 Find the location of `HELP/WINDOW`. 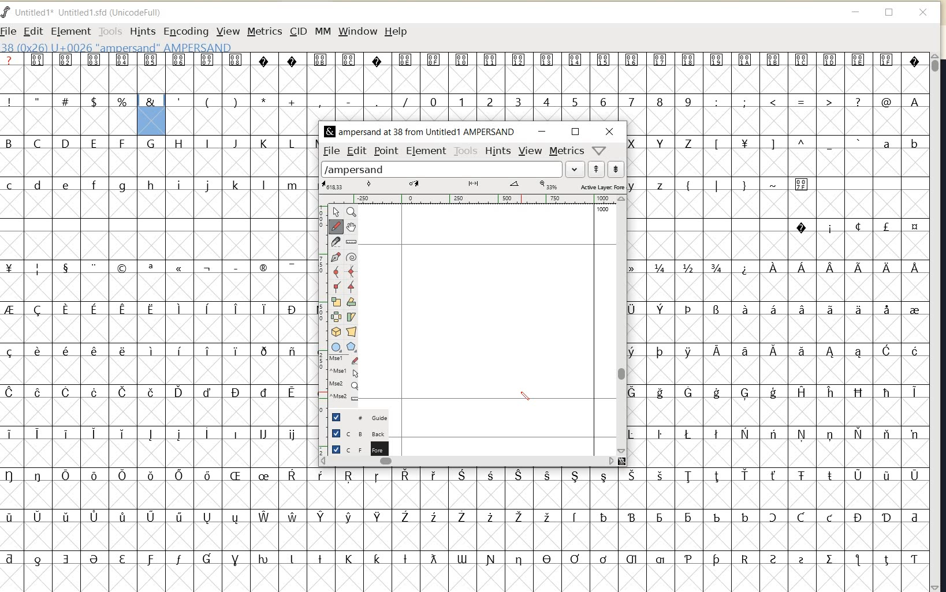

HELP/WINDOW is located at coordinates (599, 150).